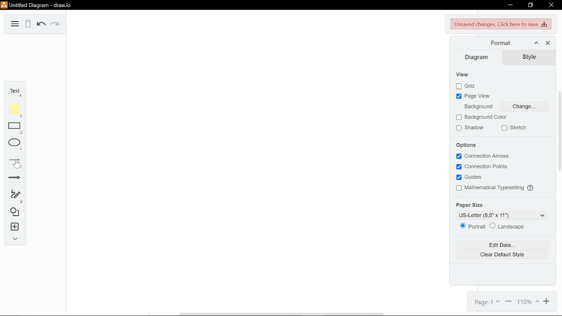  What do you see at coordinates (485, 117) in the screenshot?
I see `Background color` at bounding box center [485, 117].